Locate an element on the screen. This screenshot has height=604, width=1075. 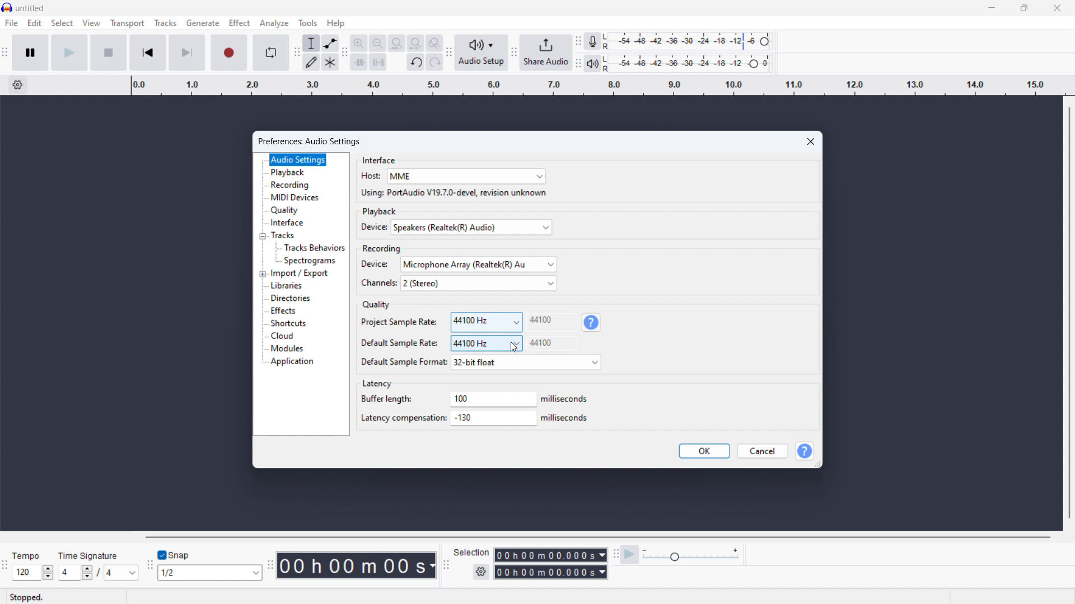
audio settings is located at coordinates (298, 160).